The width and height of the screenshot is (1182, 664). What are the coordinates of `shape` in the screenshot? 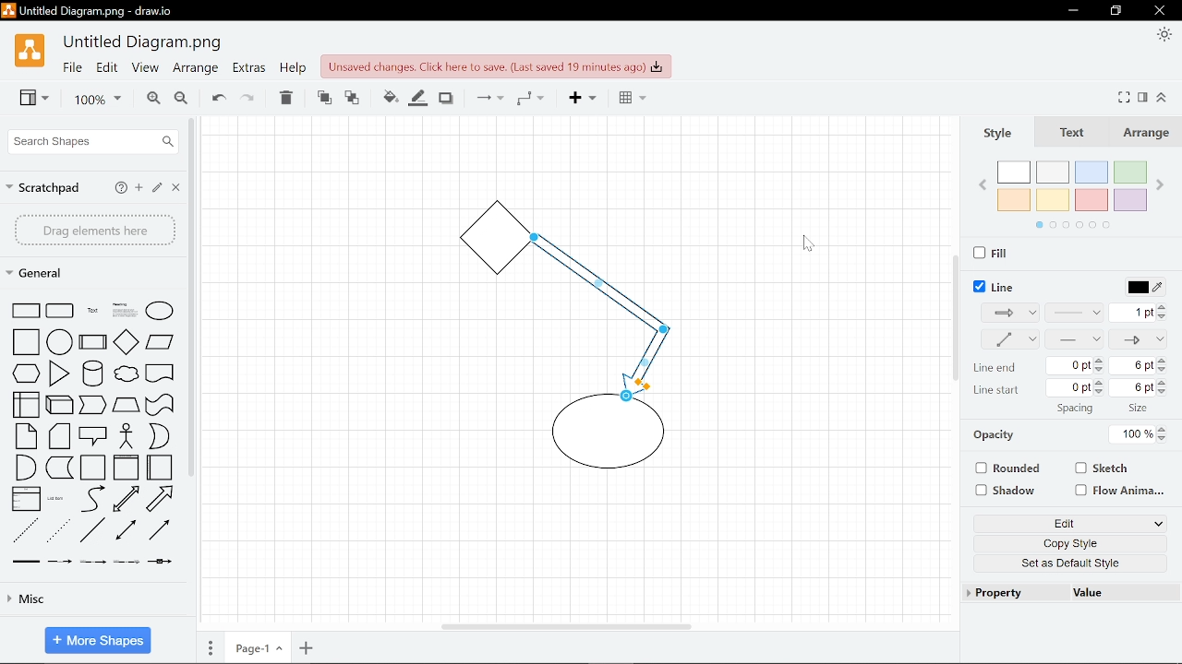 It's located at (126, 310).